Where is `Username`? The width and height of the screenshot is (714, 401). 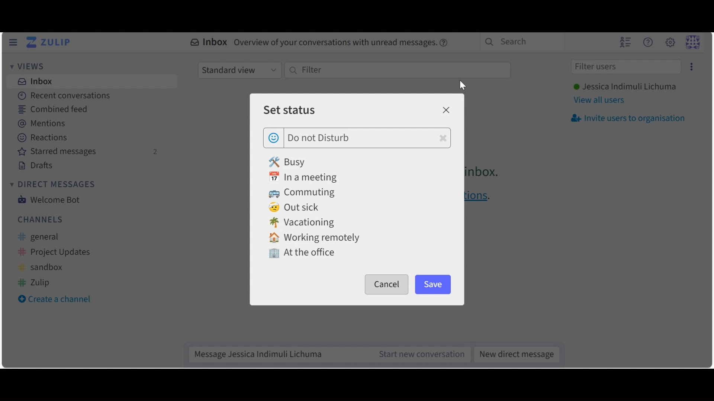 Username is located at coordinates (624, 87).